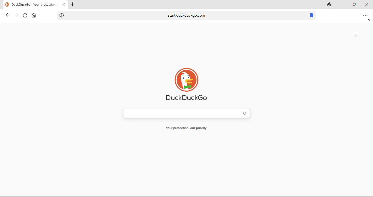 The image size is (373, 197). What do you see at coordinates (187, 113) in the screenshot?
I see `search bar` at bounding box center [187, 113].